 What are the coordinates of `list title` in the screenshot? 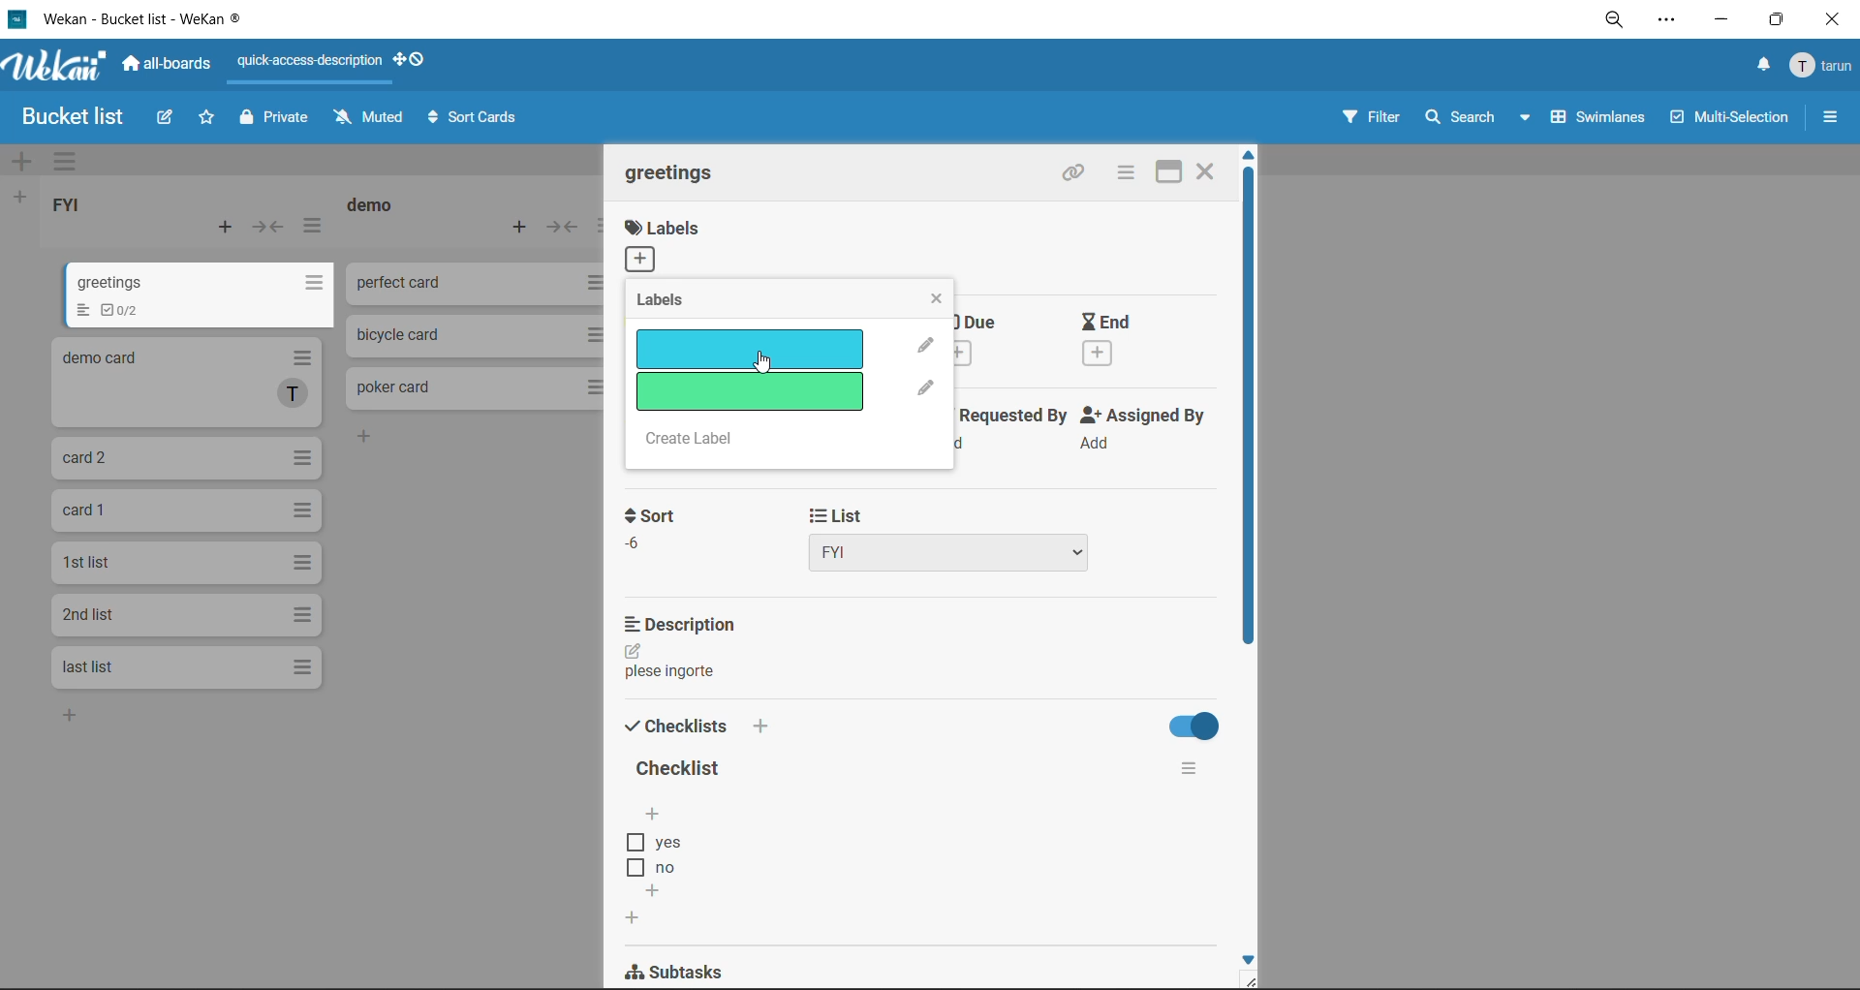 It's located at (373, 205).